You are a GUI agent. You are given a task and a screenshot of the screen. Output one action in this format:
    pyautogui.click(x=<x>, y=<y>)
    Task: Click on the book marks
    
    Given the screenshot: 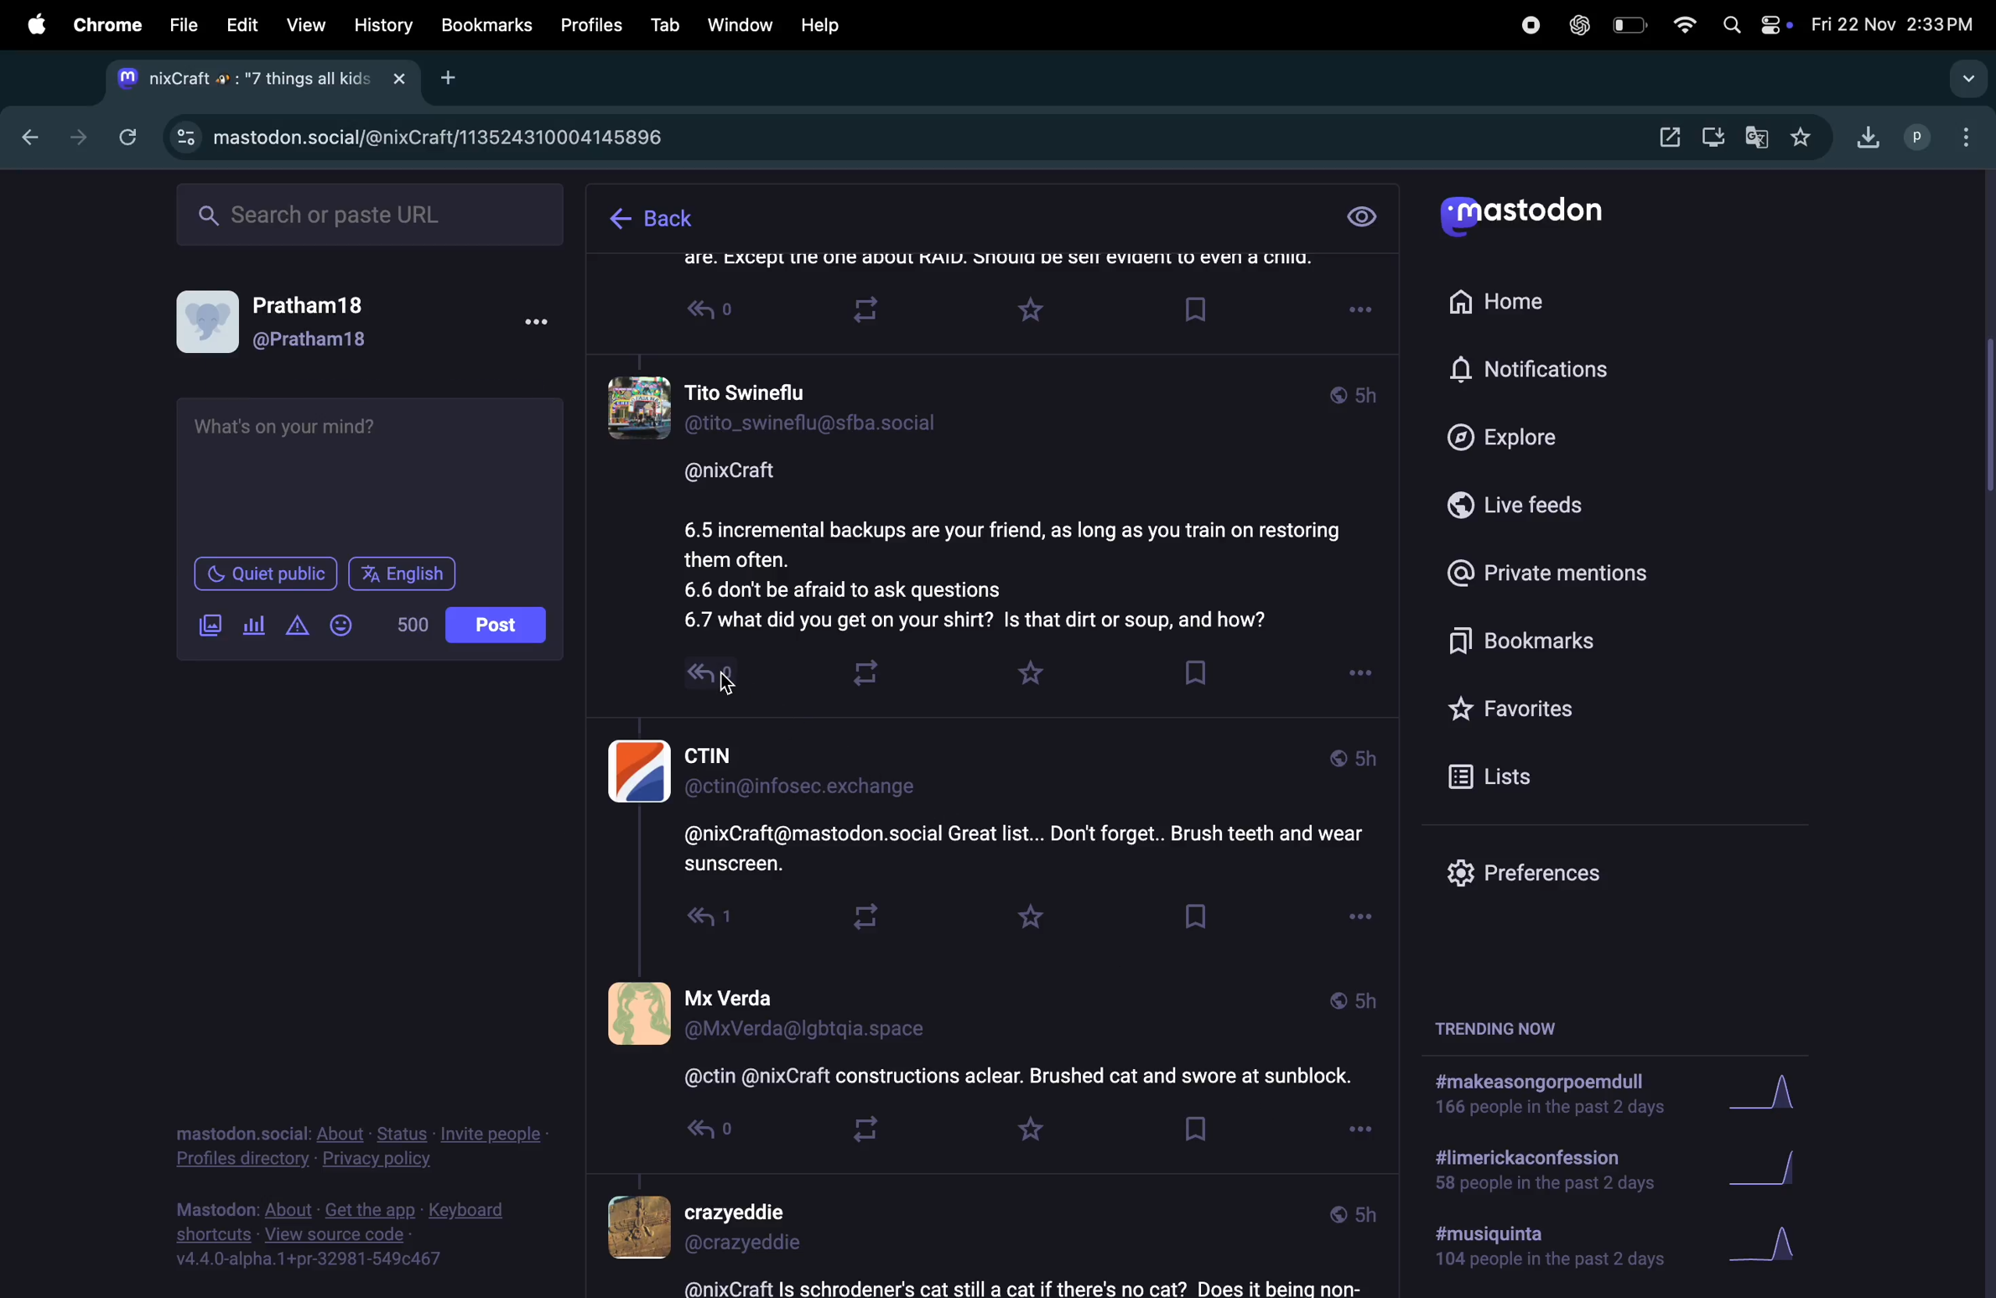 What is the action you would take?
    pyautogui.click(x=1567, y=644)
    